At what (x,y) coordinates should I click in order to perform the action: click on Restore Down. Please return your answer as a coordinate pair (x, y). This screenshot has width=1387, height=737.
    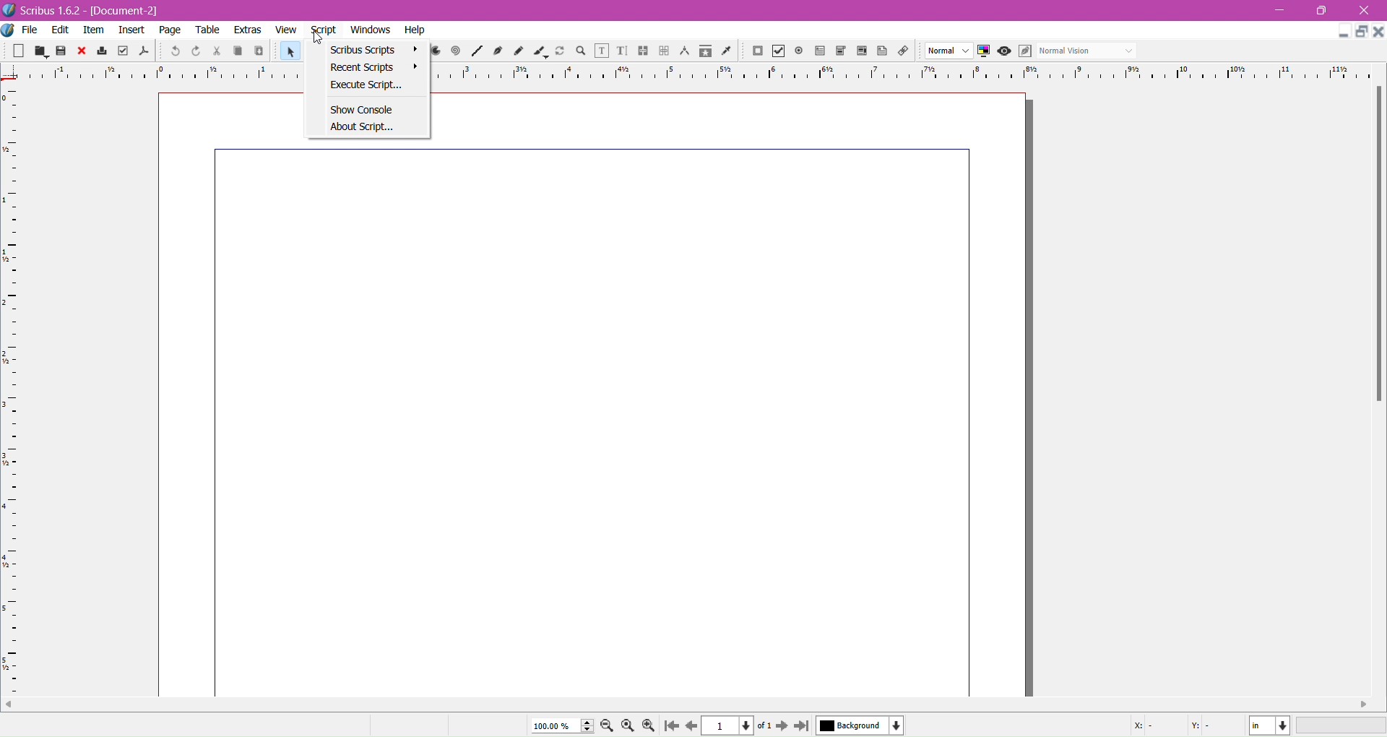
    Looking at the image, I should click on (1324, 11).